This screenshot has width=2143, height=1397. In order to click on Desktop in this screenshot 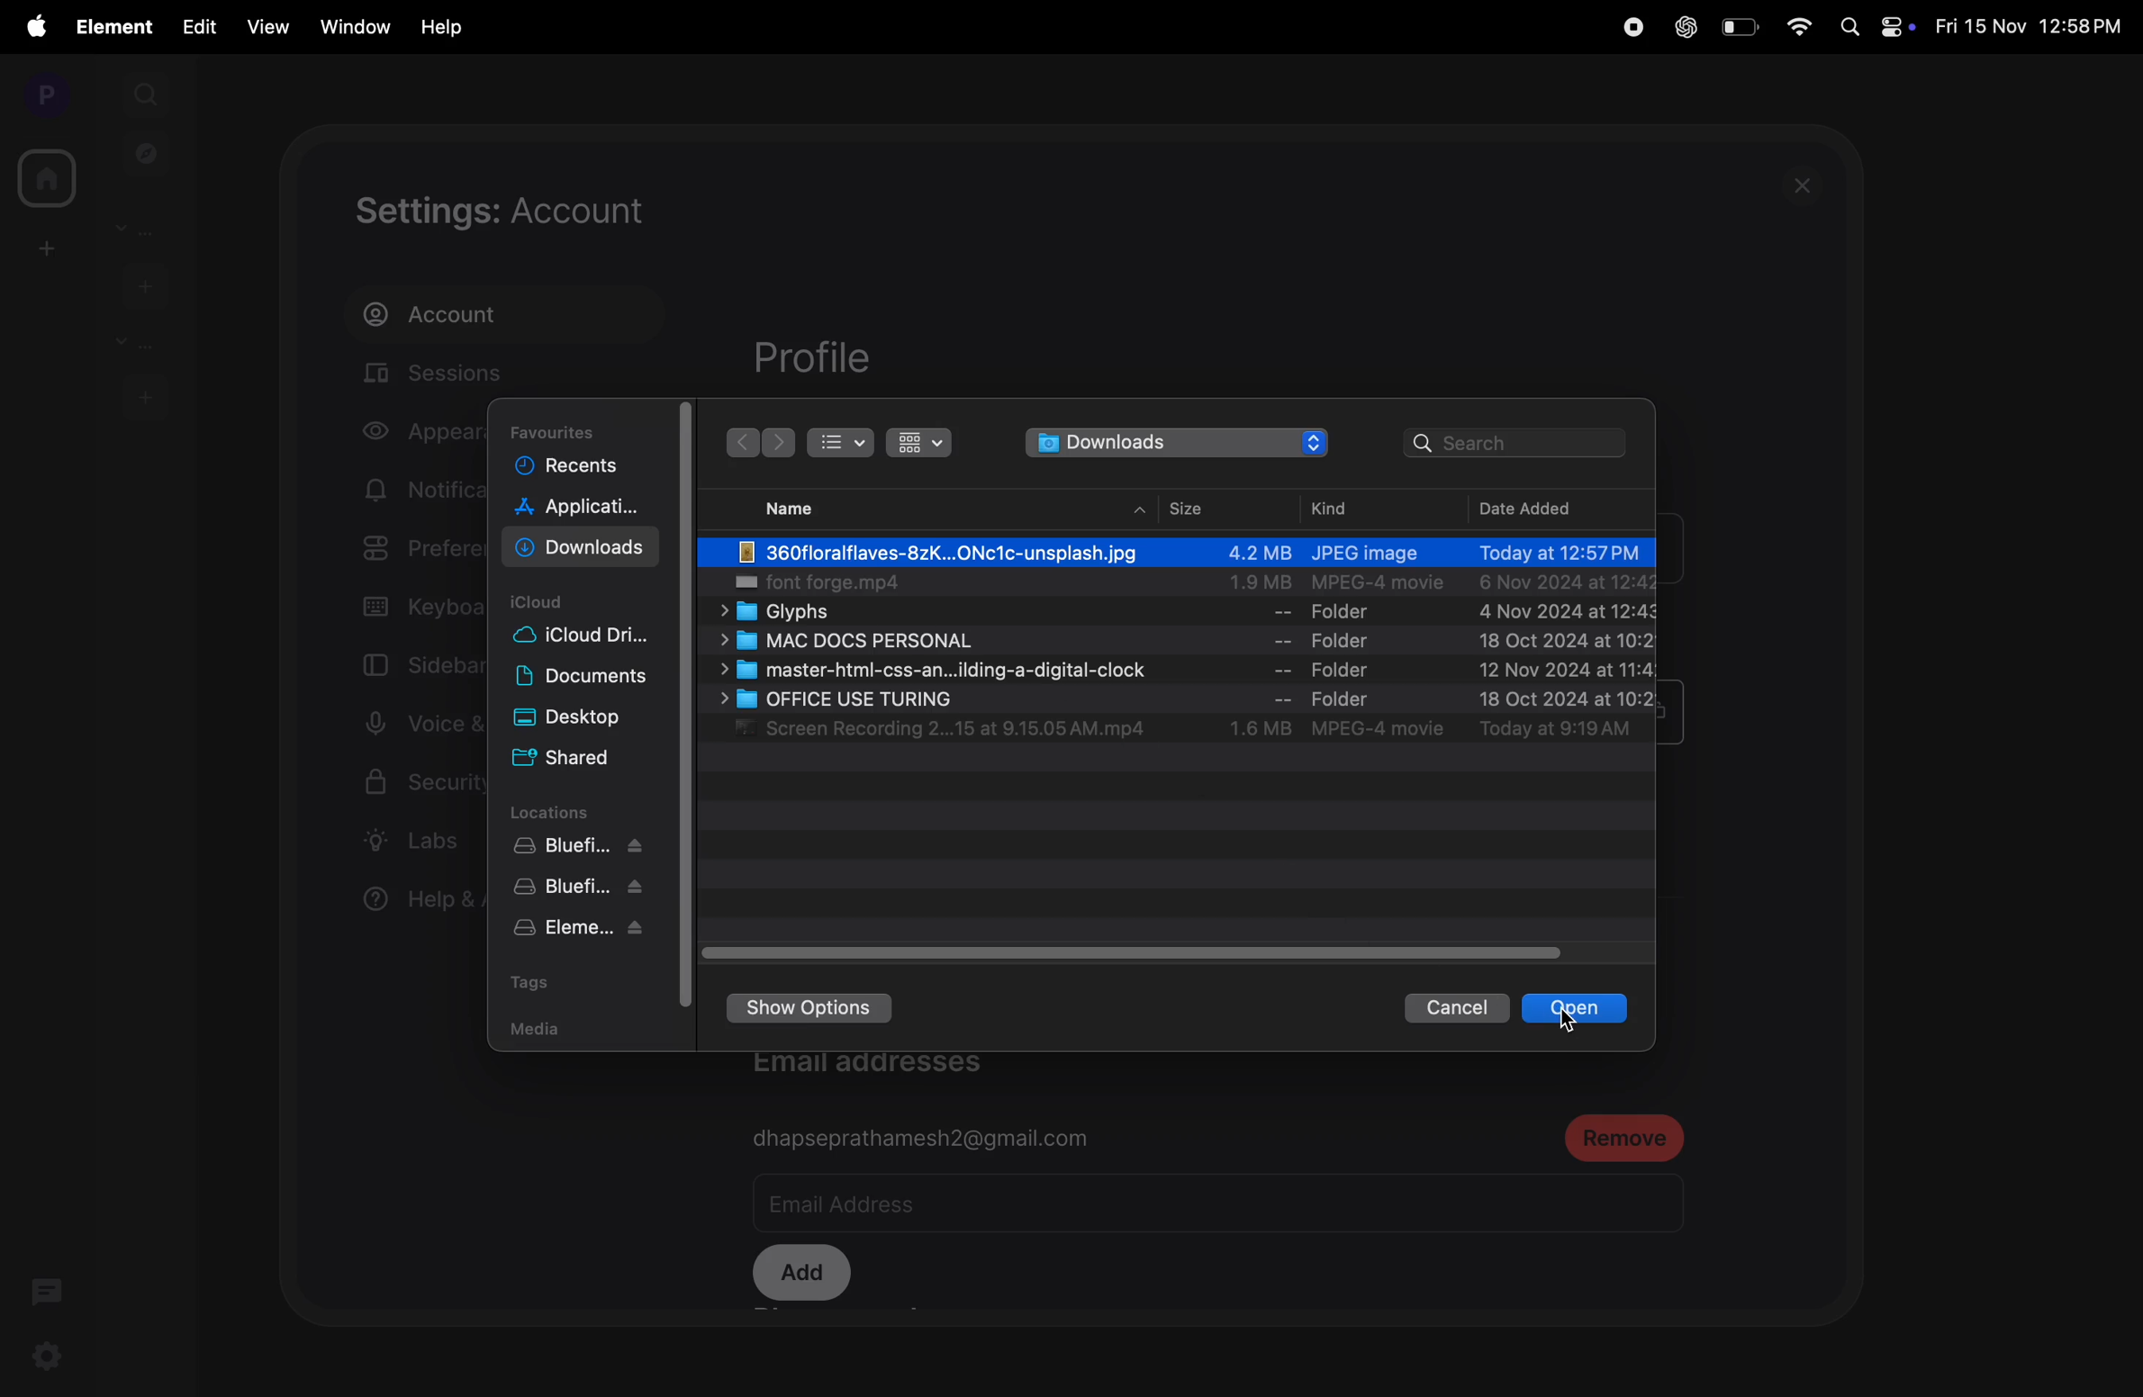, I will do `click(586, 721)`.